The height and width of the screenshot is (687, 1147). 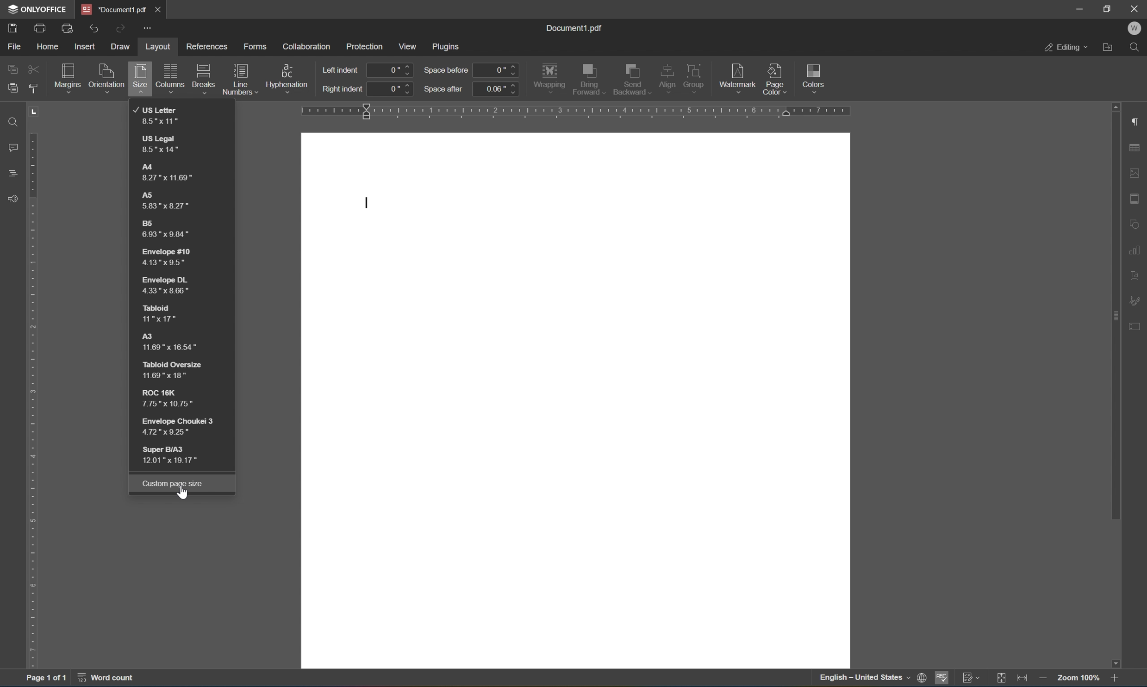 I want to click on Find, so click(x=11, y=121).